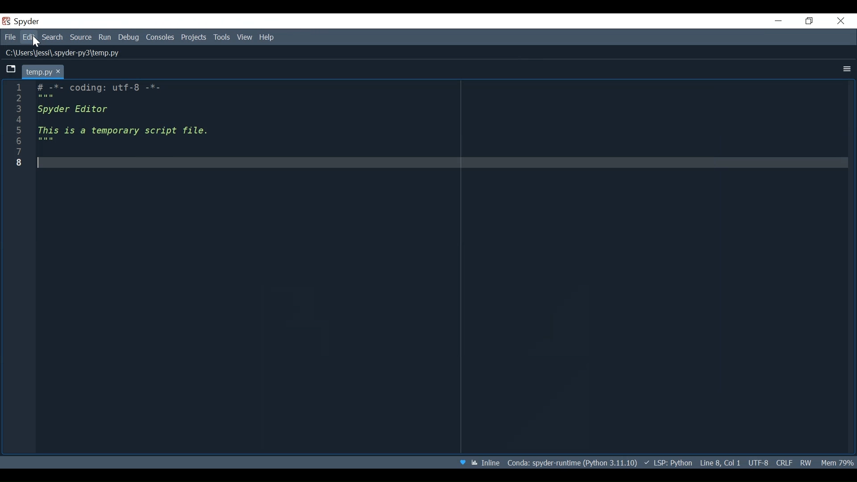 Image resolution: width=857 pixels, height=482 pixels. Describe the element at coordinates (30, 38) in the screenshot. I see `Edit` at that location.